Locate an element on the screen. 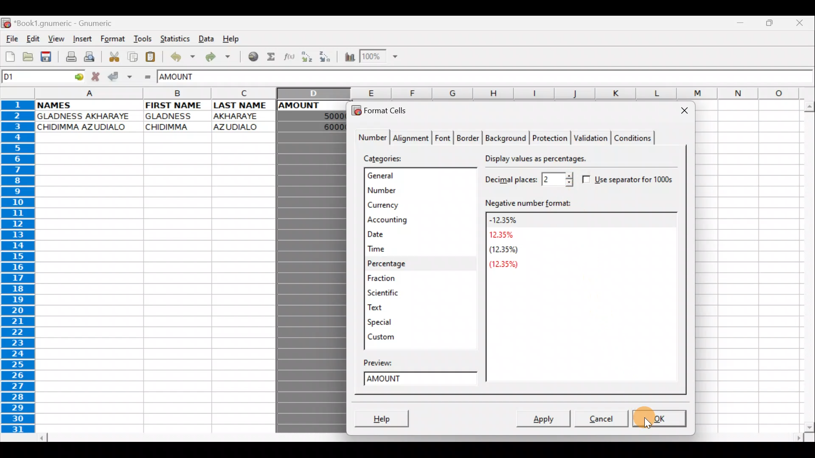 The height and width of the screenshot is (458, 815). Sort Descending order is located at coordinates (326, 57).